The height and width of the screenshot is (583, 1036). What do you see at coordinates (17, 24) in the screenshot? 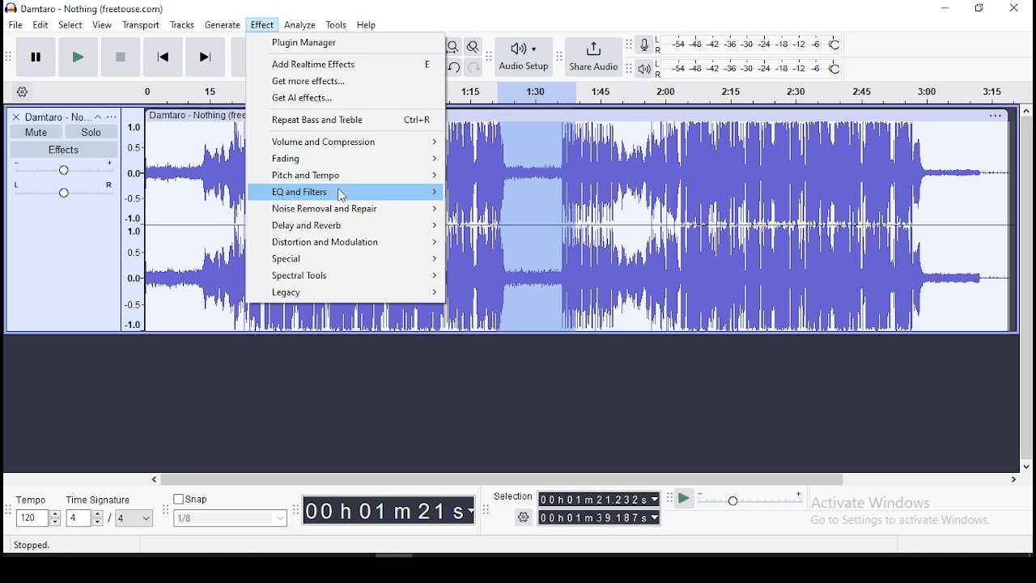
I see `file` at bounding box center [17, 24].